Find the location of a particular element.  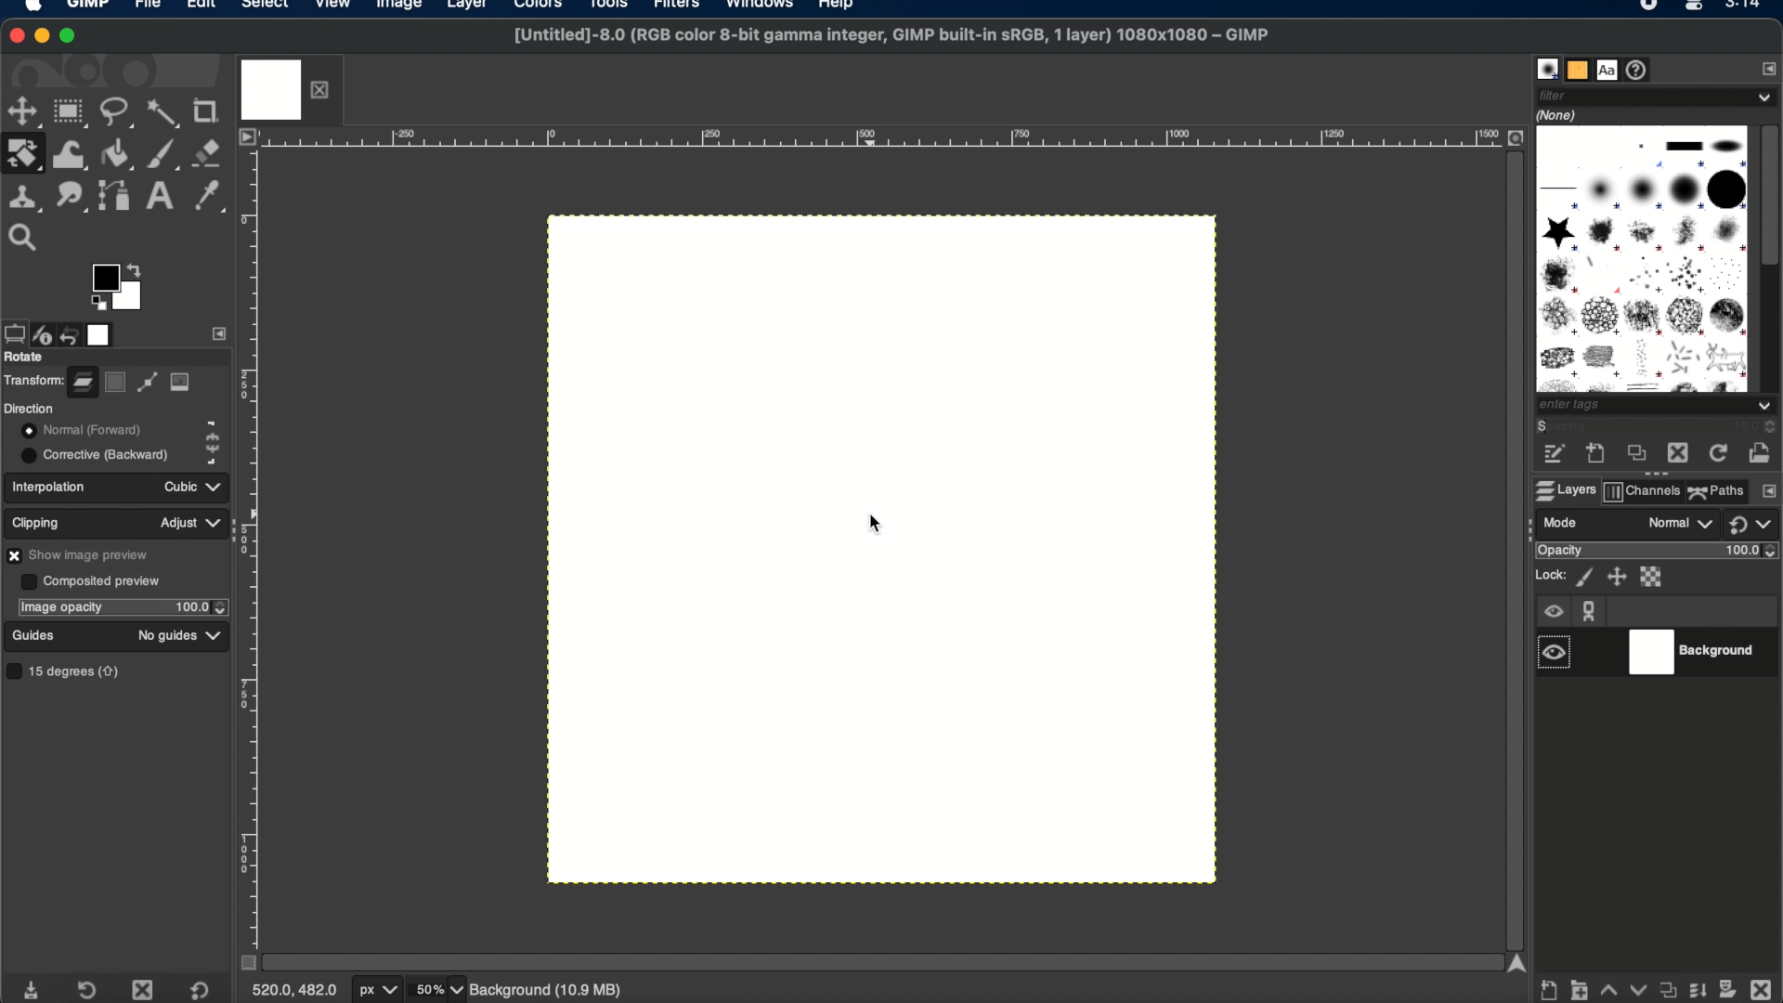

color picker tool is located at coordinates (210, 197).